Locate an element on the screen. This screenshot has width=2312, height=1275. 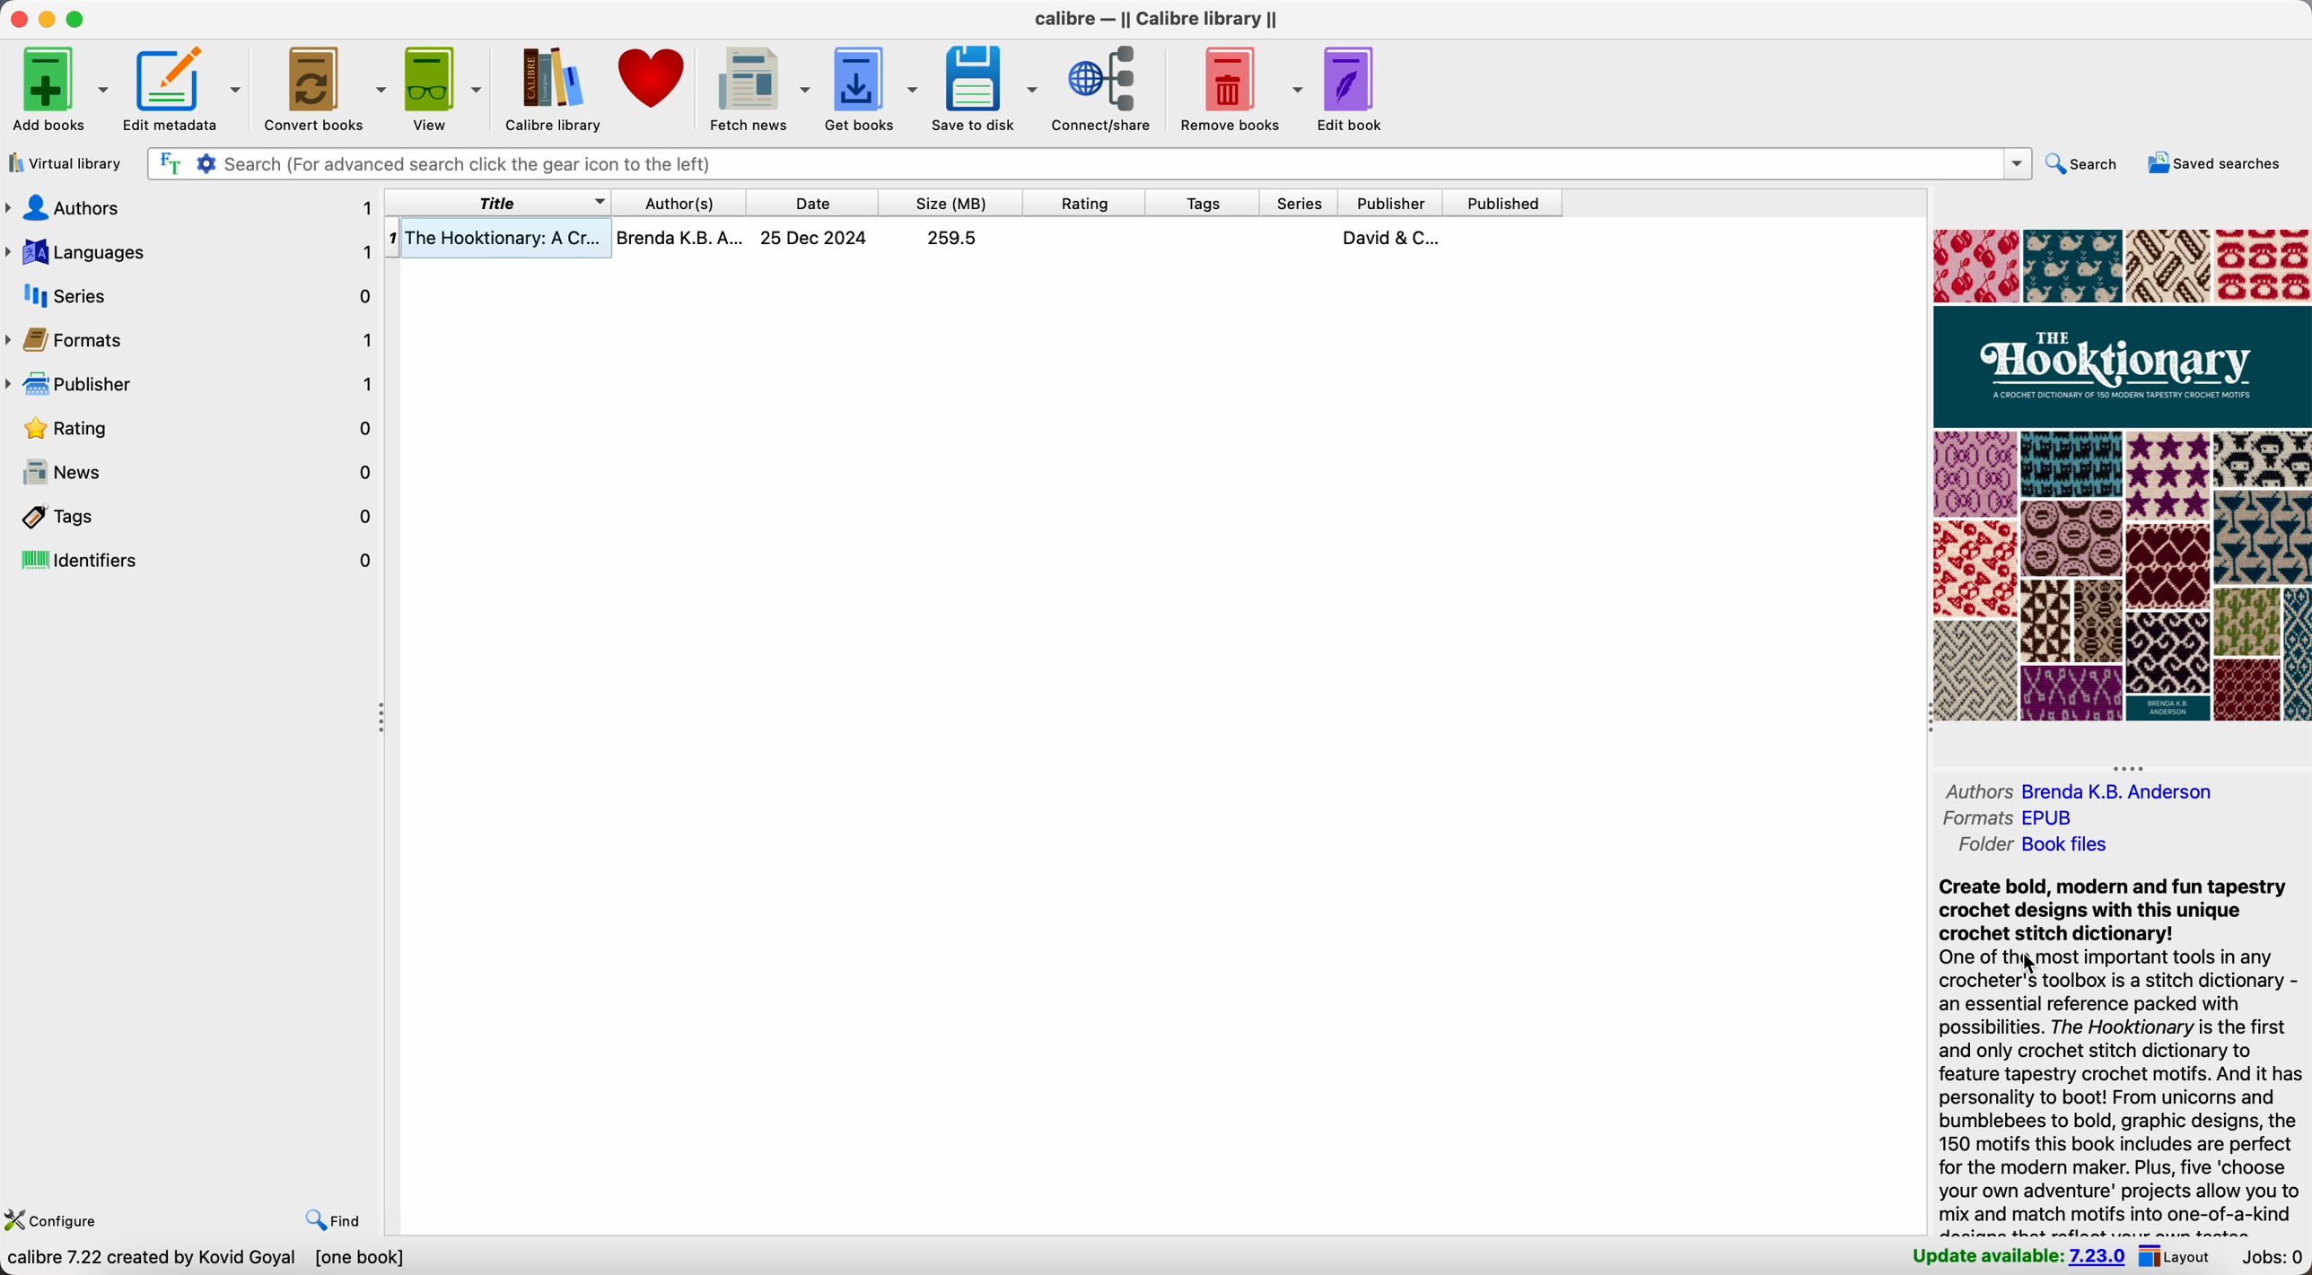
size is located at coordinates (952, 203).